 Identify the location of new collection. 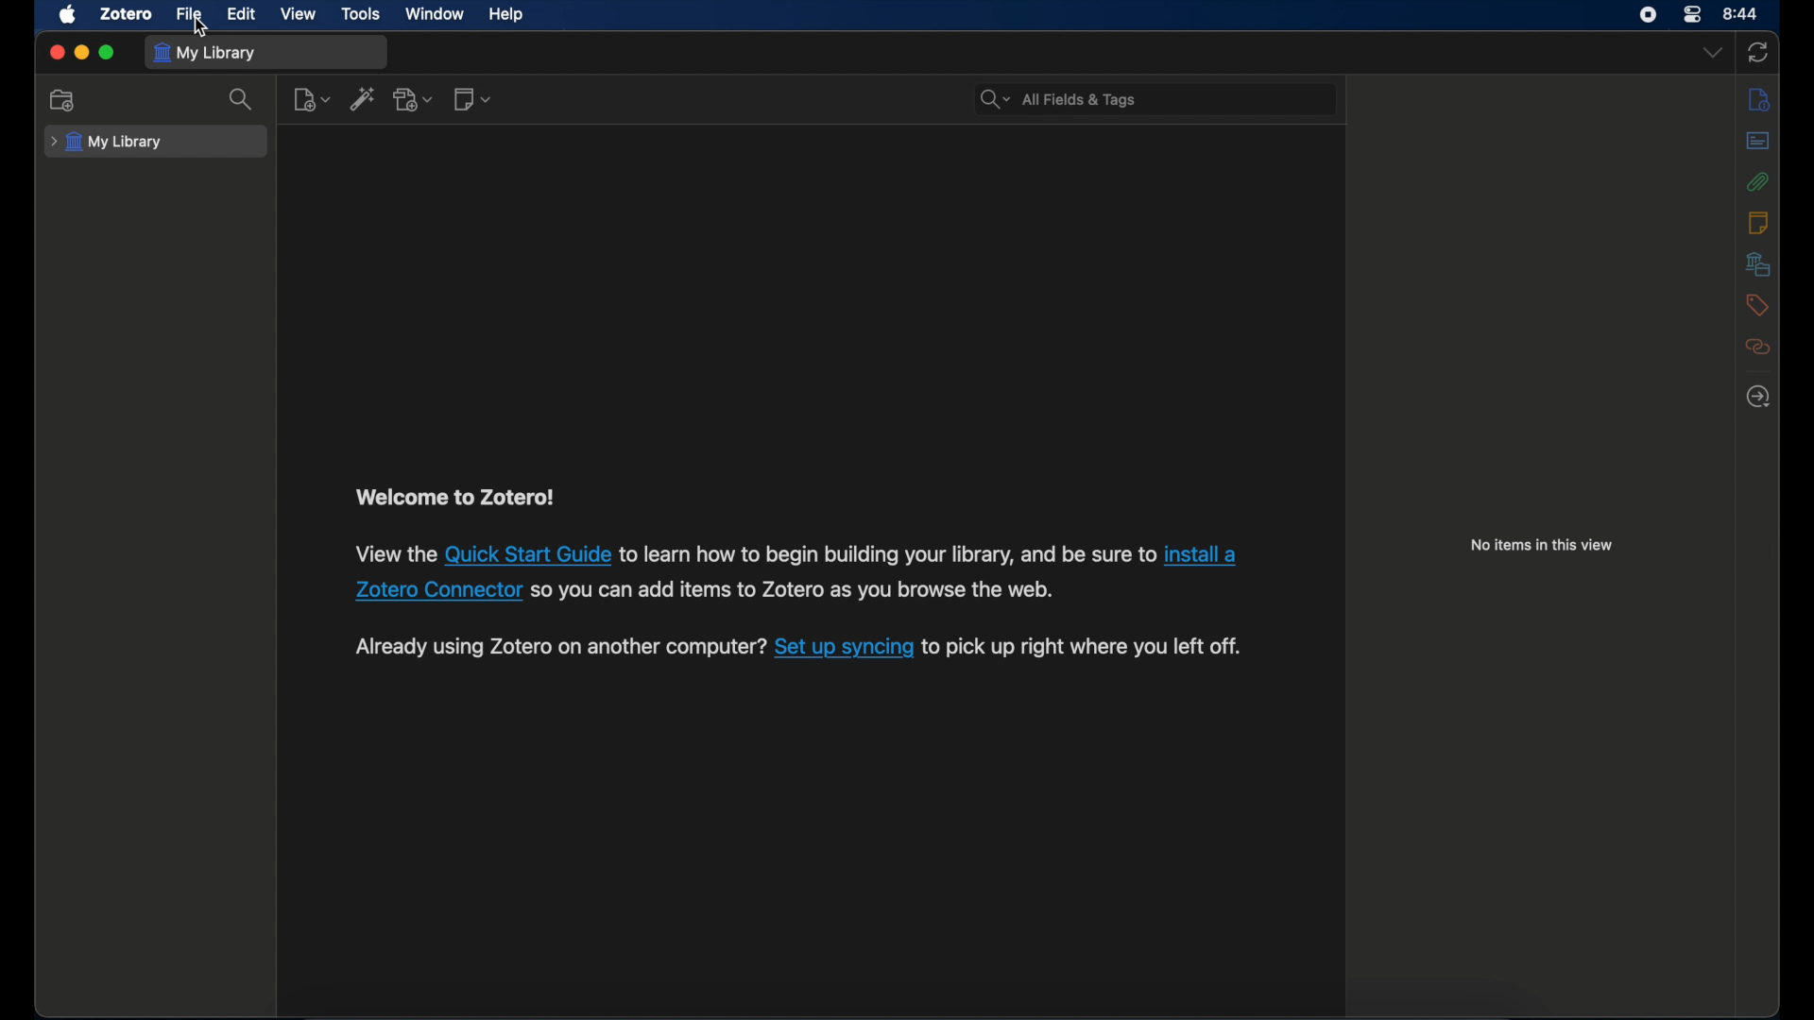
(64, 101).